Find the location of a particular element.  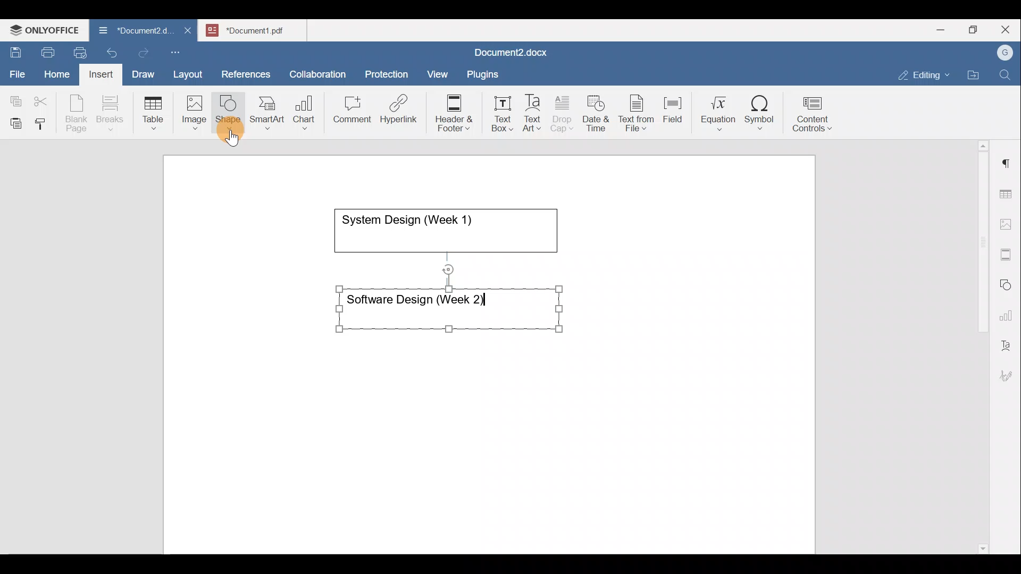

Comment is located at coordinates (349, 112).